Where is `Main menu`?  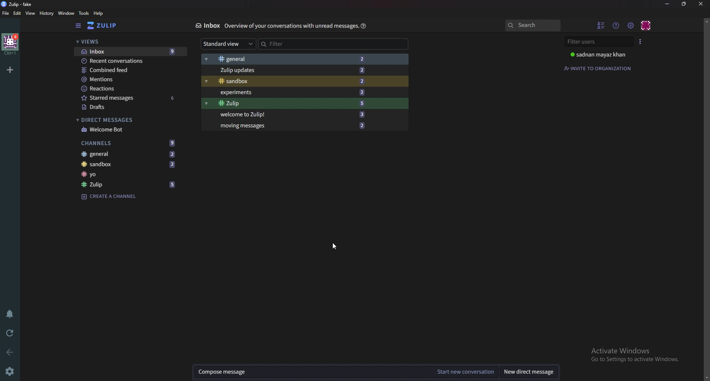
Main menu is located at coordinates (630, 25).